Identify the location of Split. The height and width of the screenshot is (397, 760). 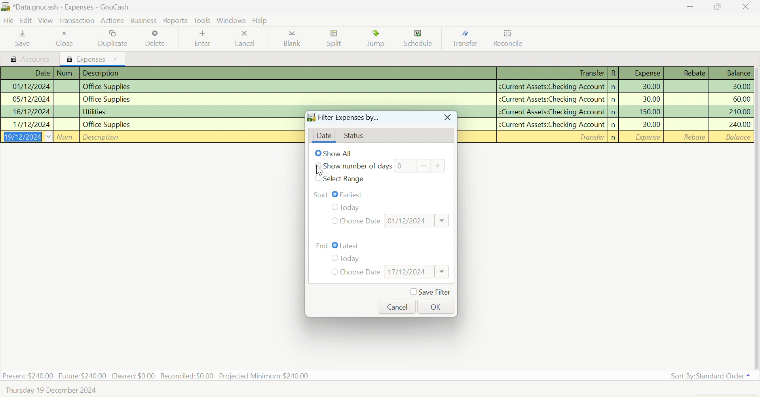
(336, 40).